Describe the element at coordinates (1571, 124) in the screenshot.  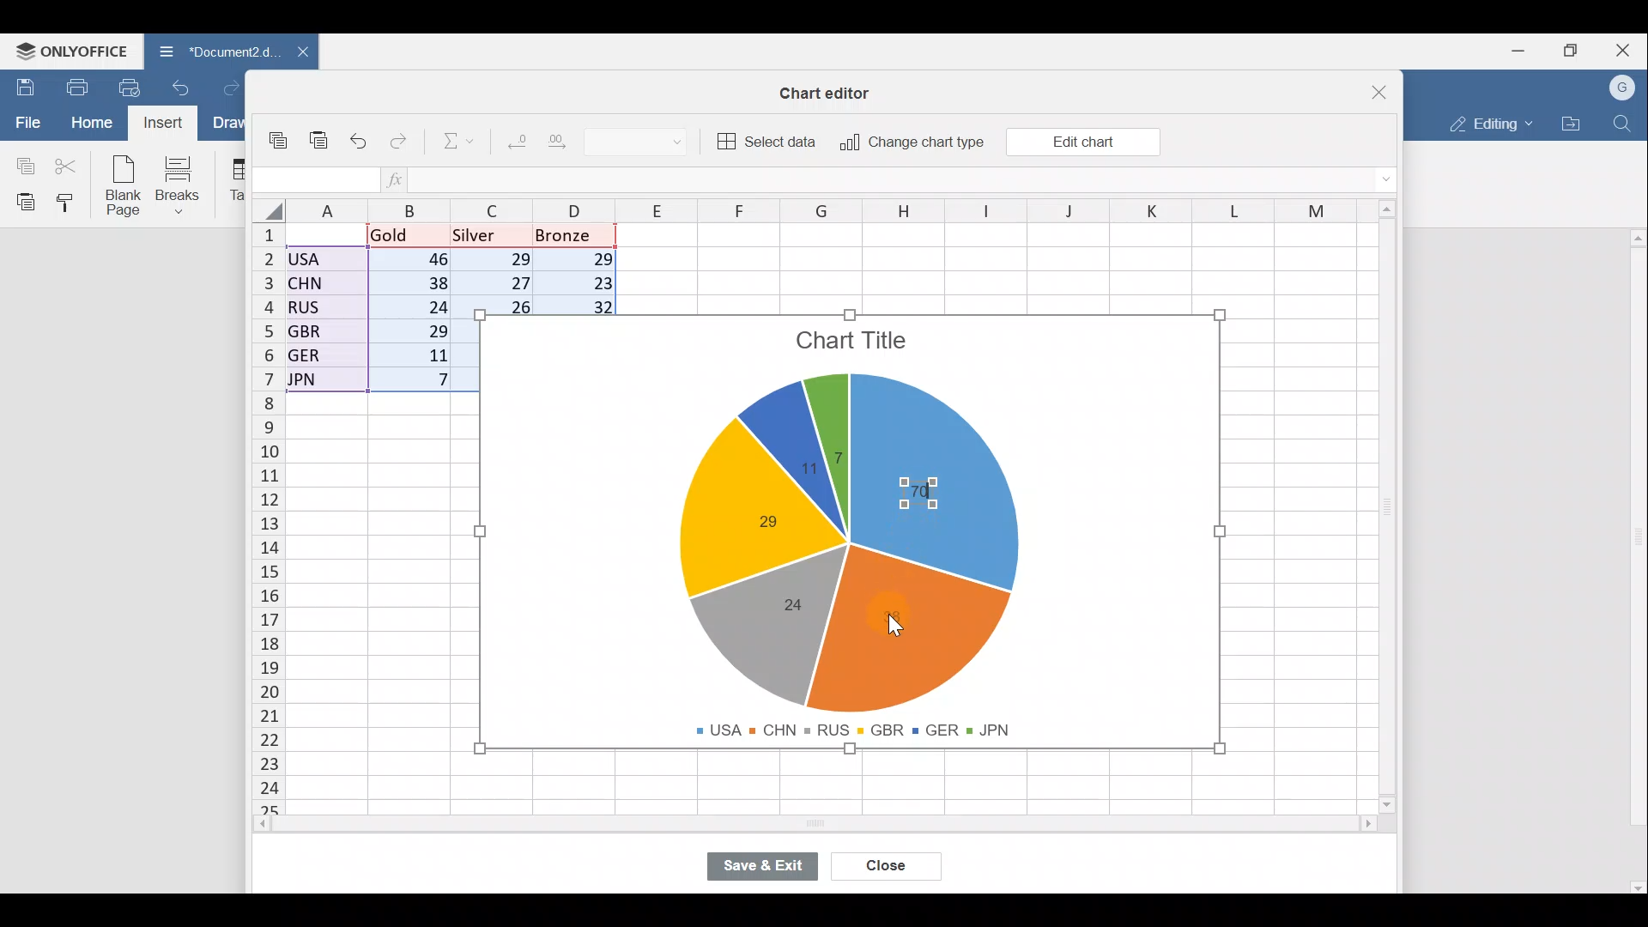
I see `Open file location` at that location.